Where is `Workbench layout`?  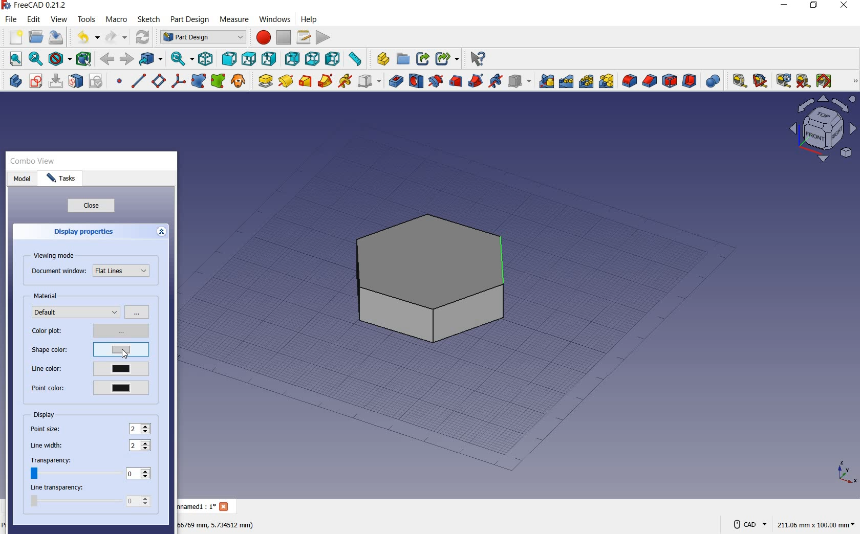 Workbench layout is located at coordinates (799, 133).